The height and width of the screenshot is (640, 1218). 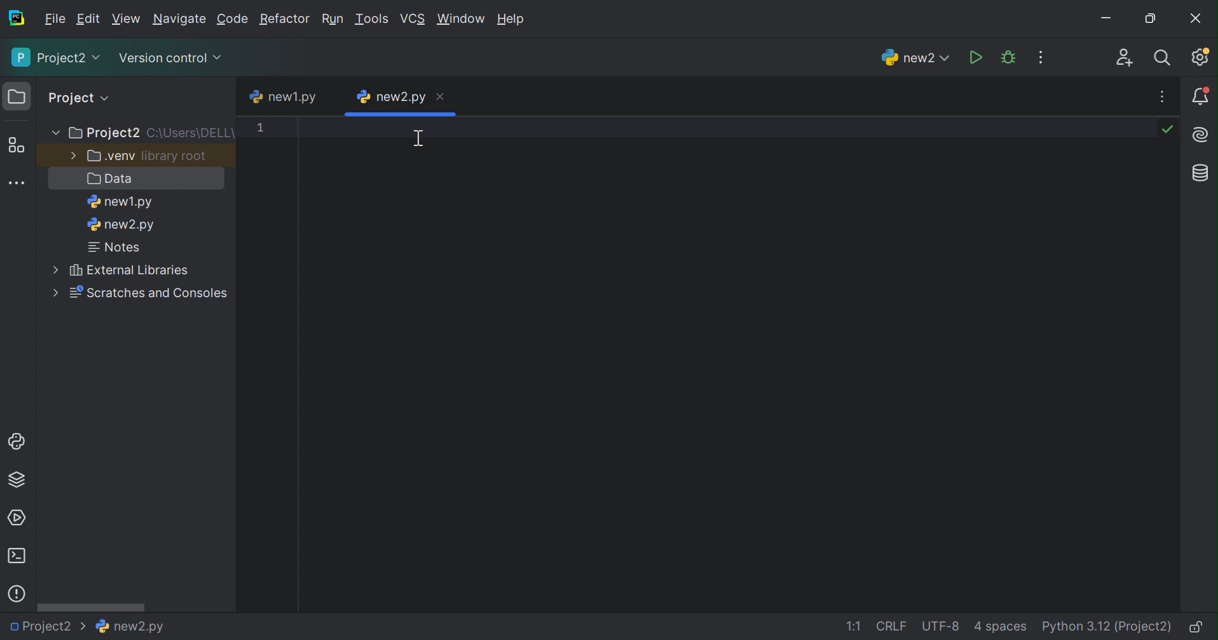 What do you see at coordinates (18, 182) in the screenshot?
I see `More tool windows` at bounding box center [18, 182].